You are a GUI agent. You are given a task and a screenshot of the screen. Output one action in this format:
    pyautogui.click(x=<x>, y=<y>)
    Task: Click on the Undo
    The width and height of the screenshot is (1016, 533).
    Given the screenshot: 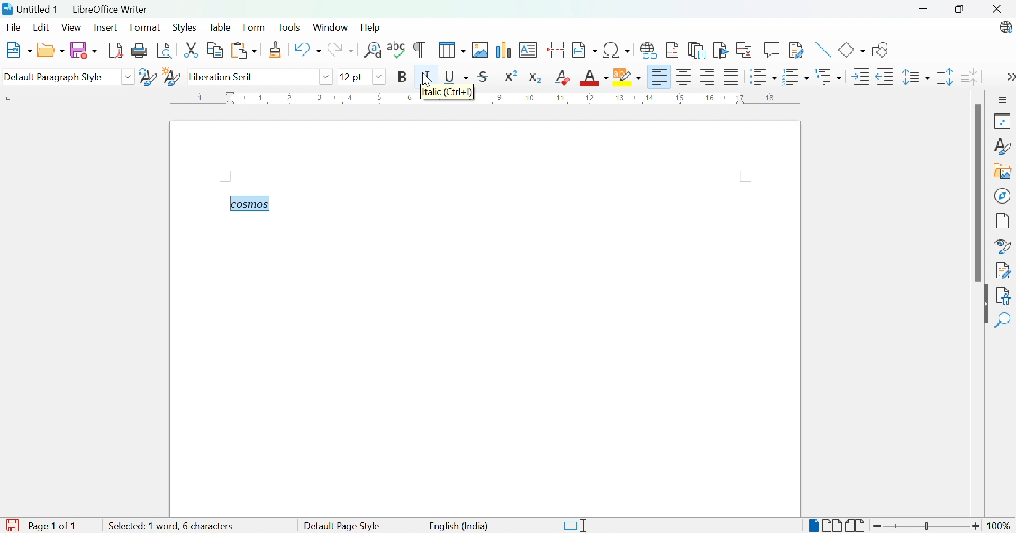 What is the action you would take?
    pyautogui.click(x=307, y=49)
    